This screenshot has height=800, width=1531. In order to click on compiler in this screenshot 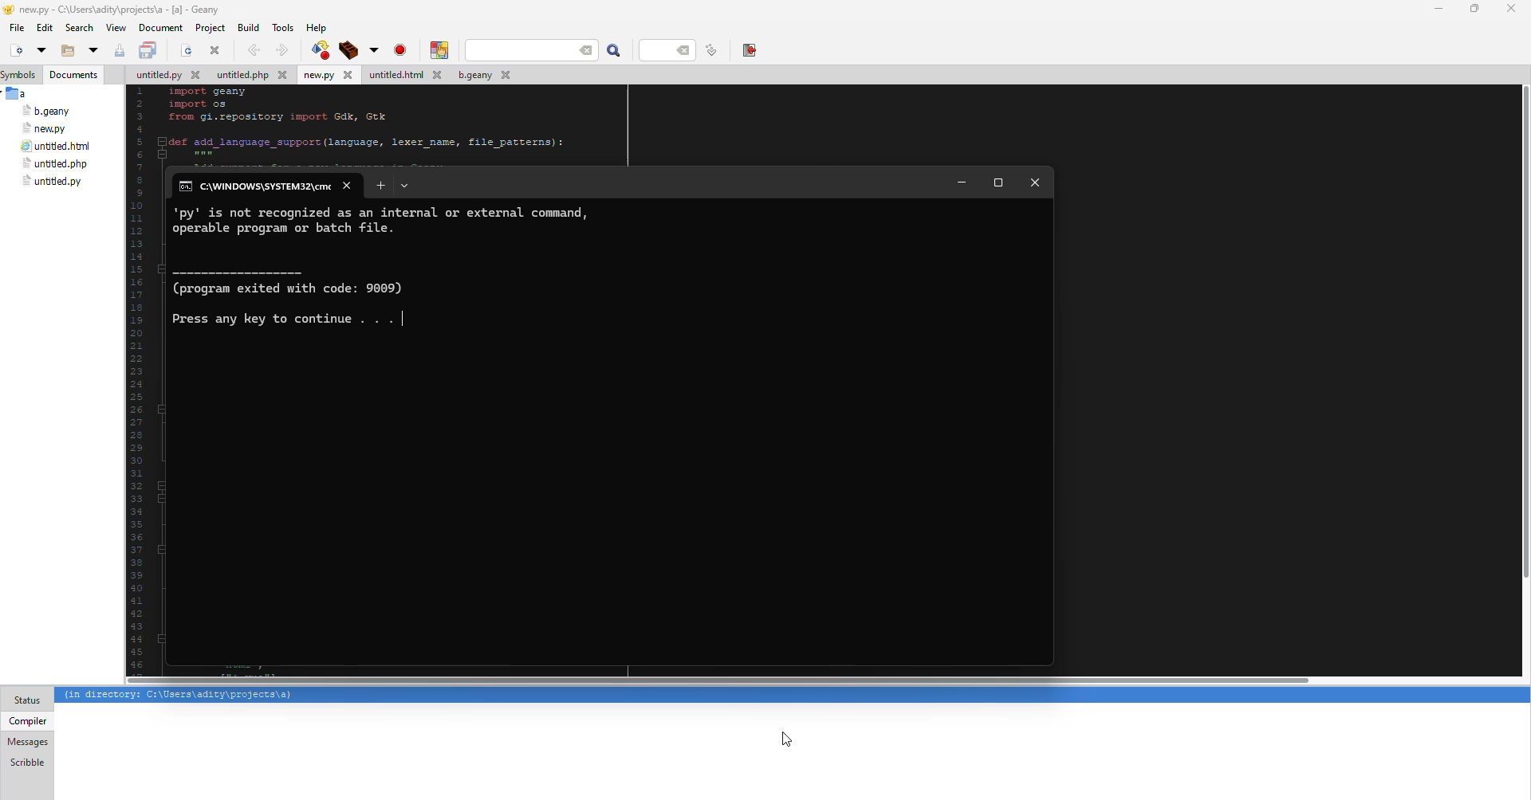, I will do `click(27, 721)`.